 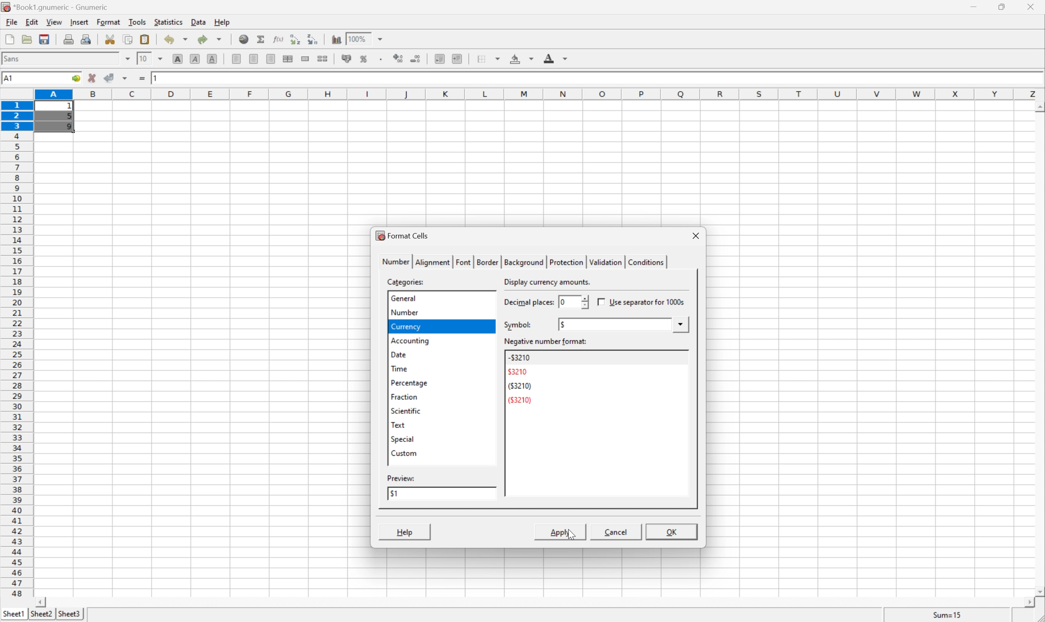 What do you see at coordinates (10, 78) in the screenshot?
I see `A1` at bounding box center [10, 78].